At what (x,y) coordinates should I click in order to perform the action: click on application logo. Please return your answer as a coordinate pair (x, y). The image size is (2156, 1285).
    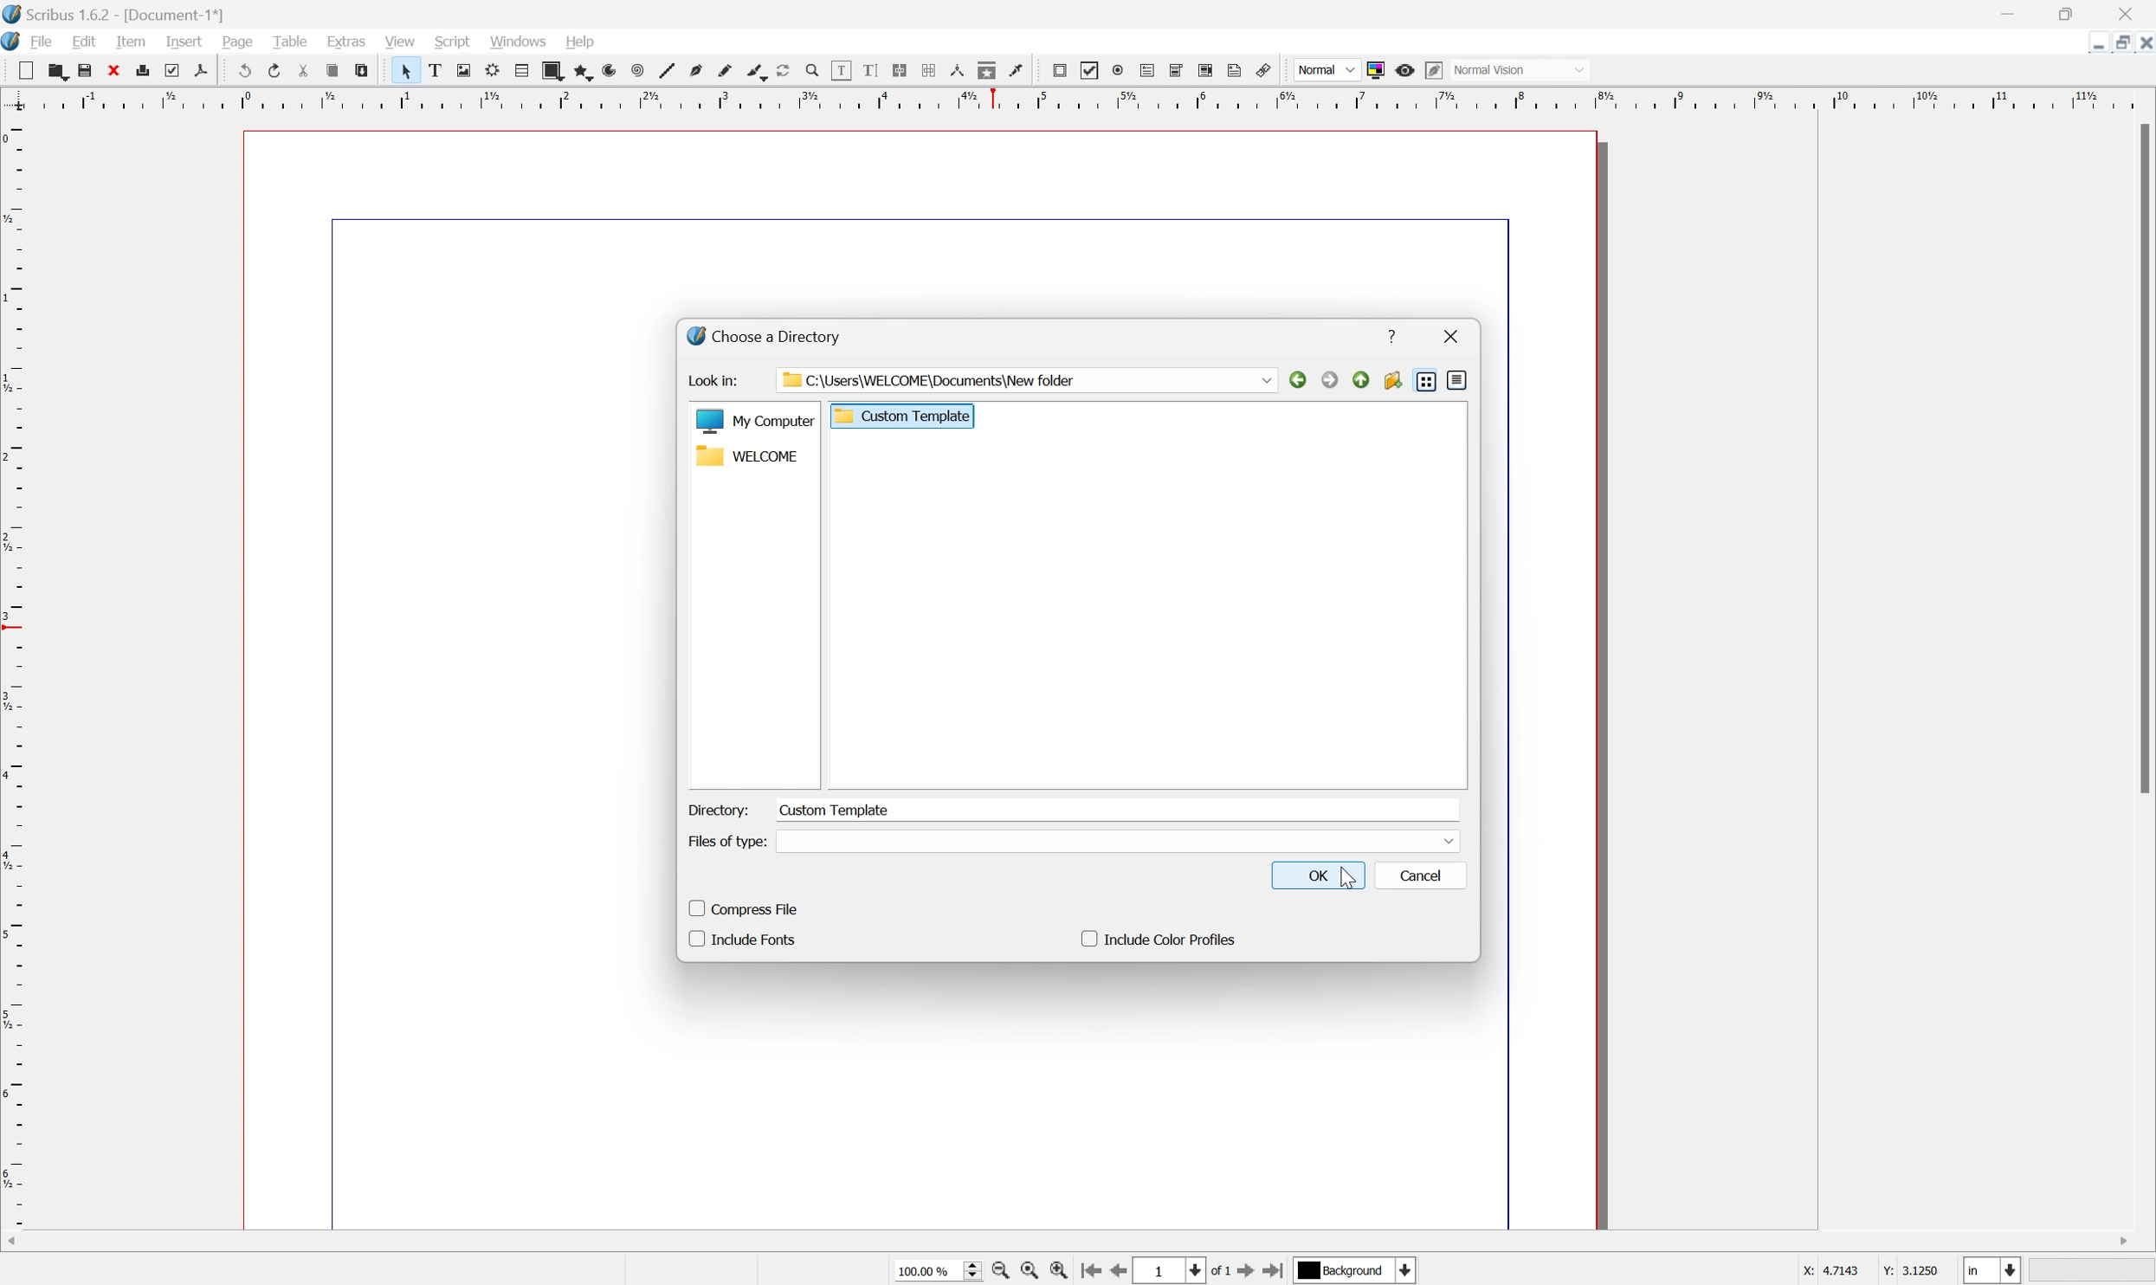
    Looking at the image, I should click on (14, 41).